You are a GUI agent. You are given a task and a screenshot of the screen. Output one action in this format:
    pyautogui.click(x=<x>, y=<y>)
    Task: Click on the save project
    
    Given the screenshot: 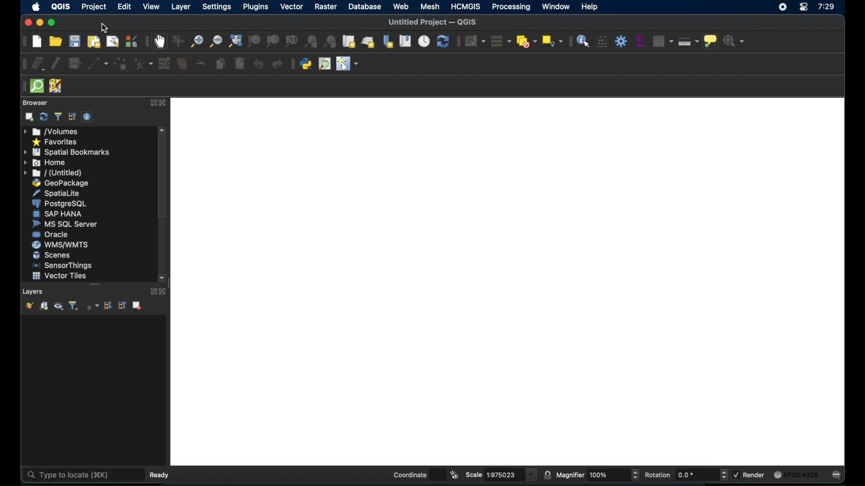 What is the action you would take?
    pyautogui.click(x=74, y=41)
    